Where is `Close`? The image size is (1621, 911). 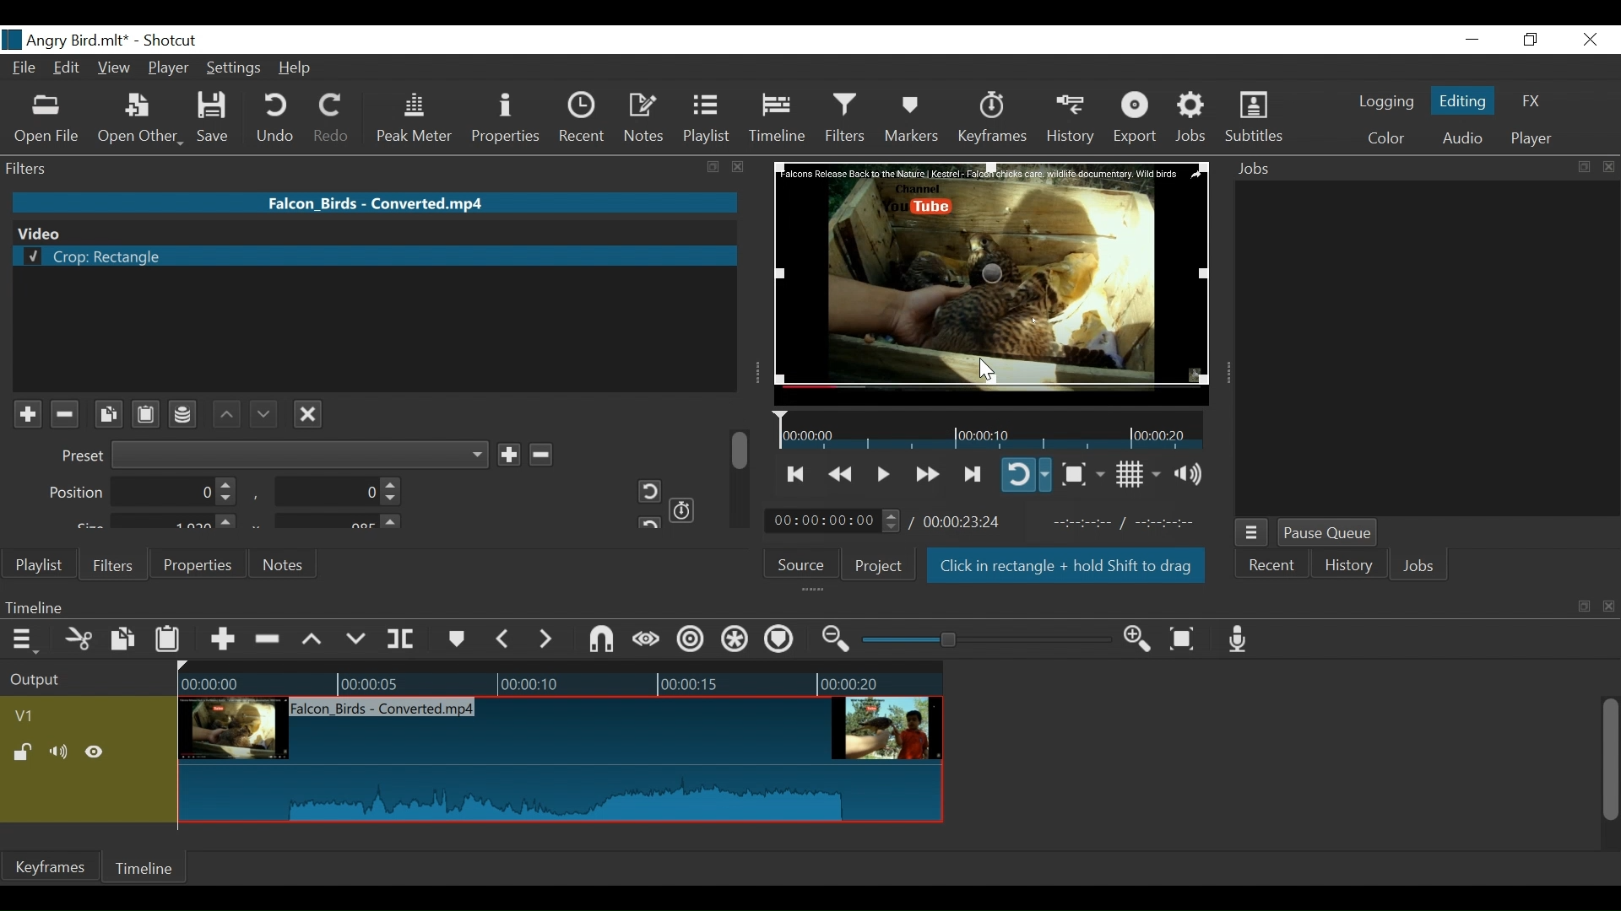
Close is located at coordinates (1587, 40).